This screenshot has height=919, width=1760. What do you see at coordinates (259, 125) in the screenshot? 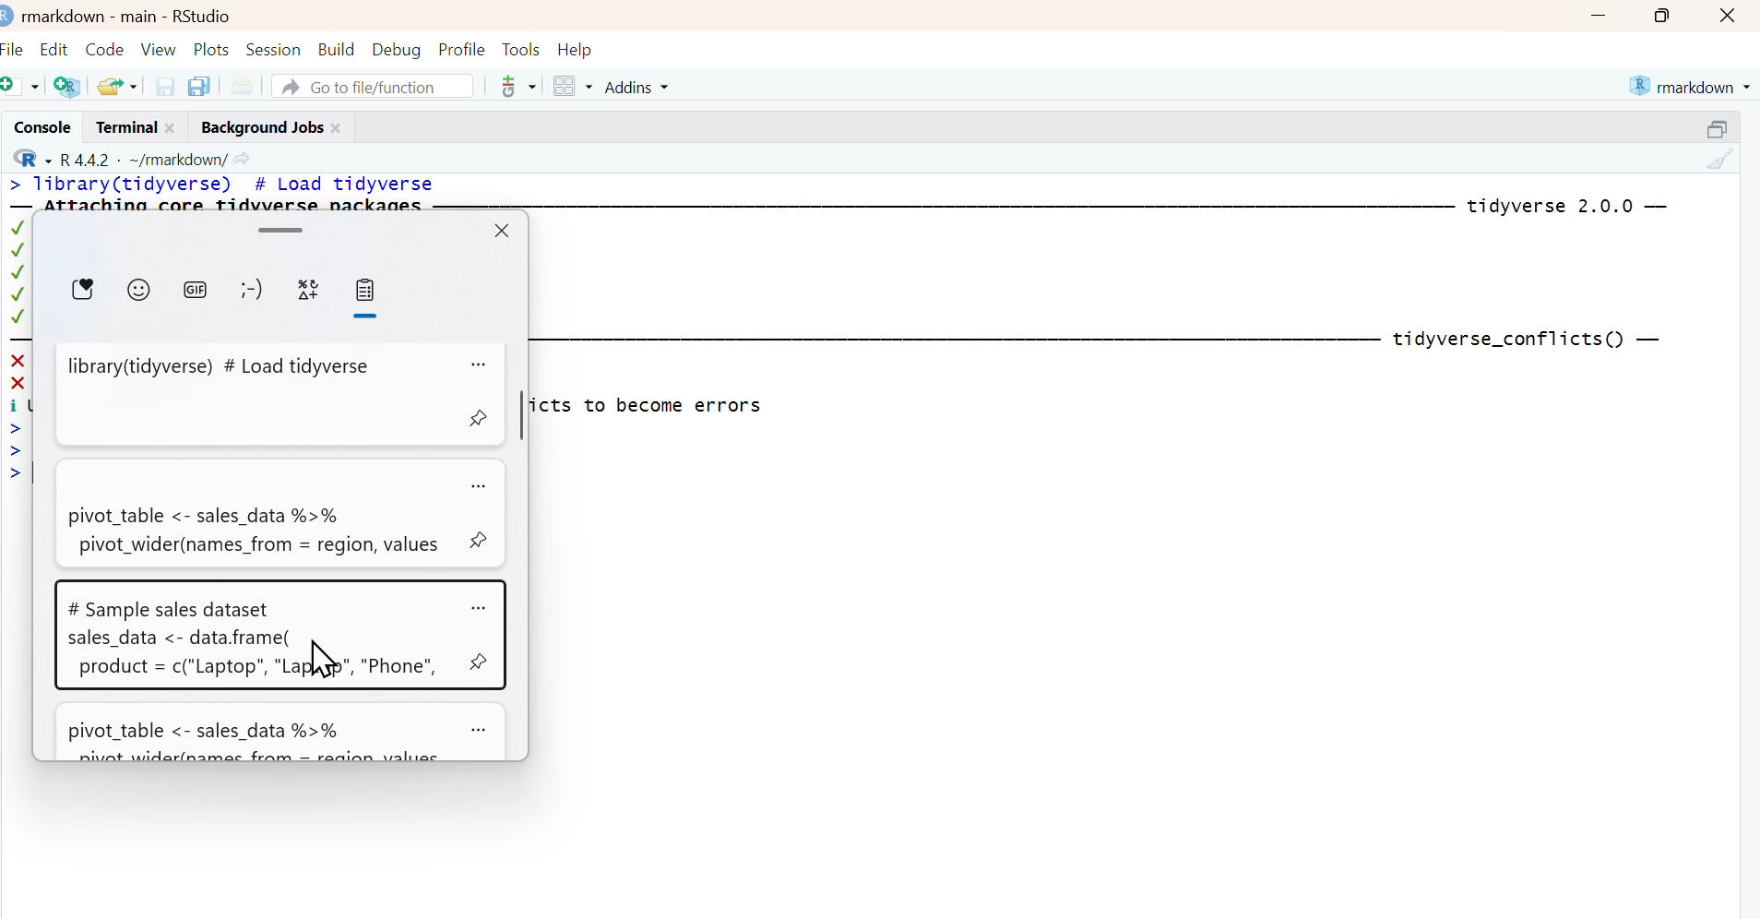
I see `Background Jobs` at bounding box center [259, 125].